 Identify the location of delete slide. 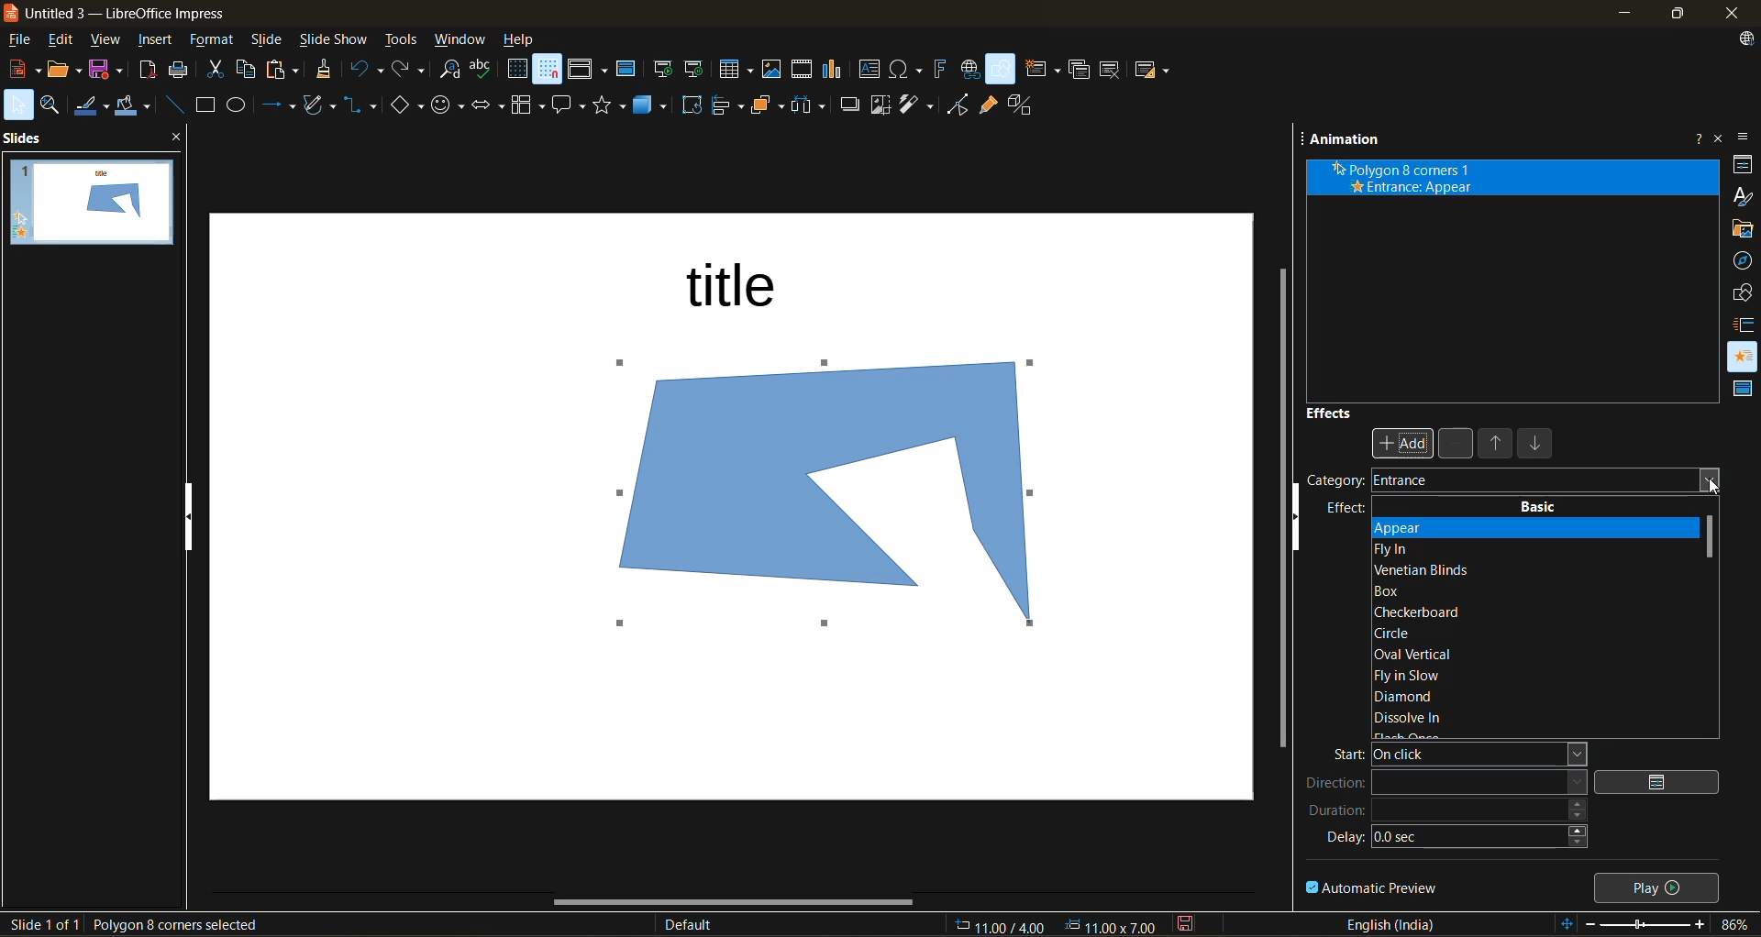
(1112, 73).